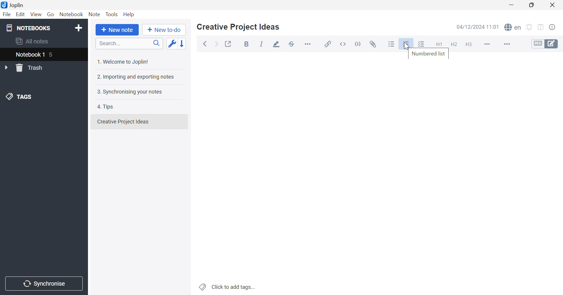 This screenshot has height=295, width=563. What do you see at coordinates (439, 45) in the screenshot?
I see `Heading 1` at bounding box center [439, 45].